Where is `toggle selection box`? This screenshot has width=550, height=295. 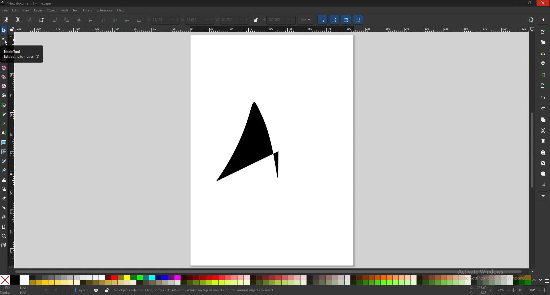 toggle selection box is located at coordinates (42, 20).